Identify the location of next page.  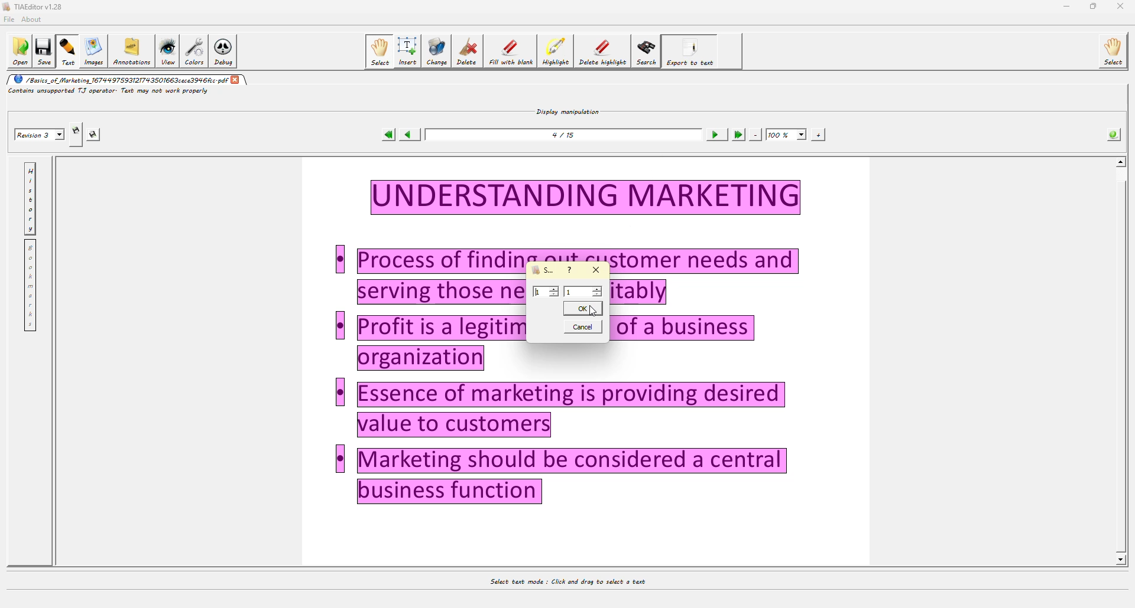
(714, 135).